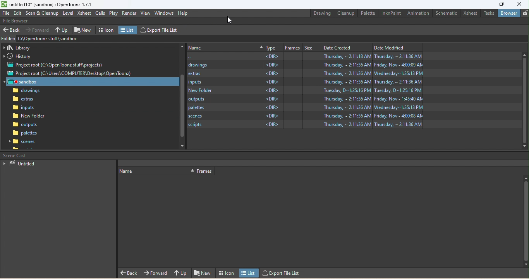  Describe the element at coordinates (524, 99) in the screenshot. I see `vertical scroll bar` at that location.